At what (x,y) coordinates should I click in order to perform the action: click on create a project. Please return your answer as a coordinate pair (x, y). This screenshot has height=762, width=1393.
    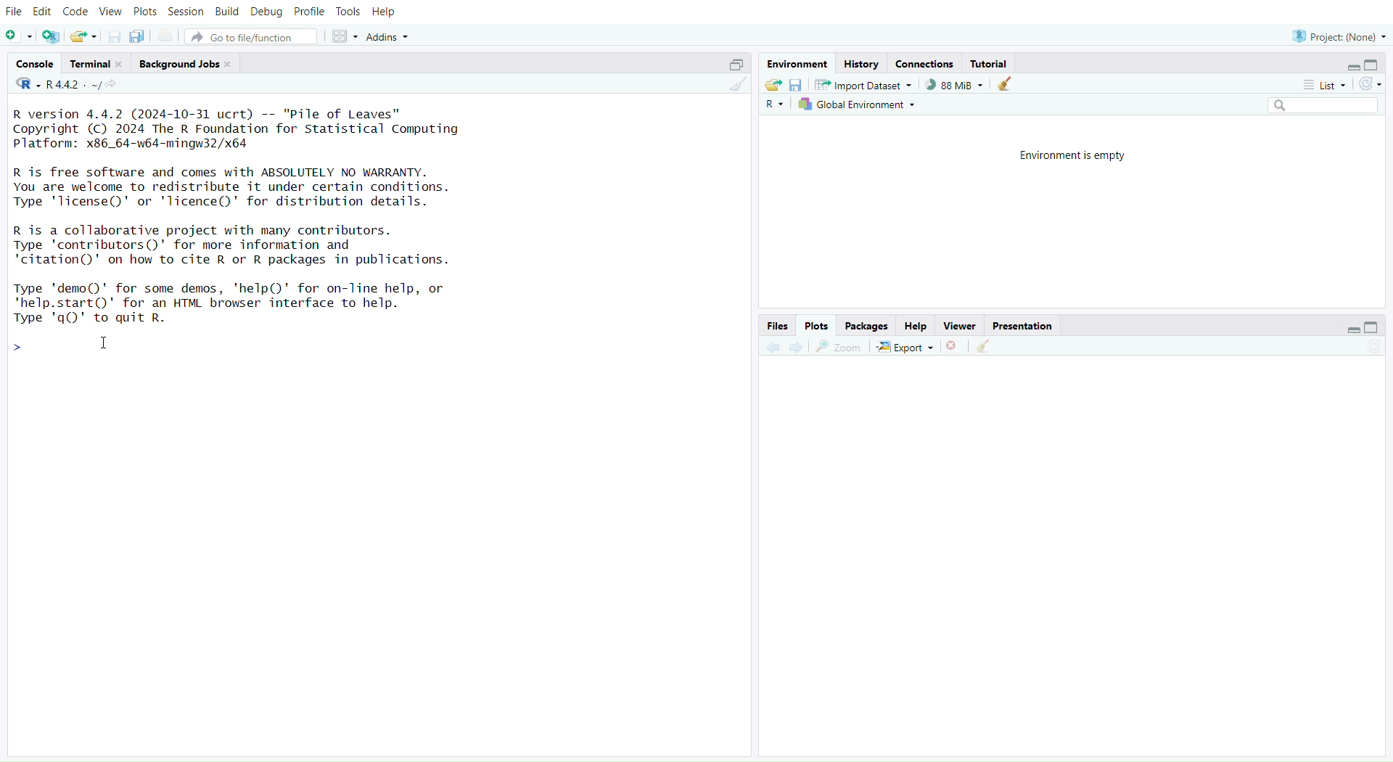
    Looking at the image, I should click on (51, 36).